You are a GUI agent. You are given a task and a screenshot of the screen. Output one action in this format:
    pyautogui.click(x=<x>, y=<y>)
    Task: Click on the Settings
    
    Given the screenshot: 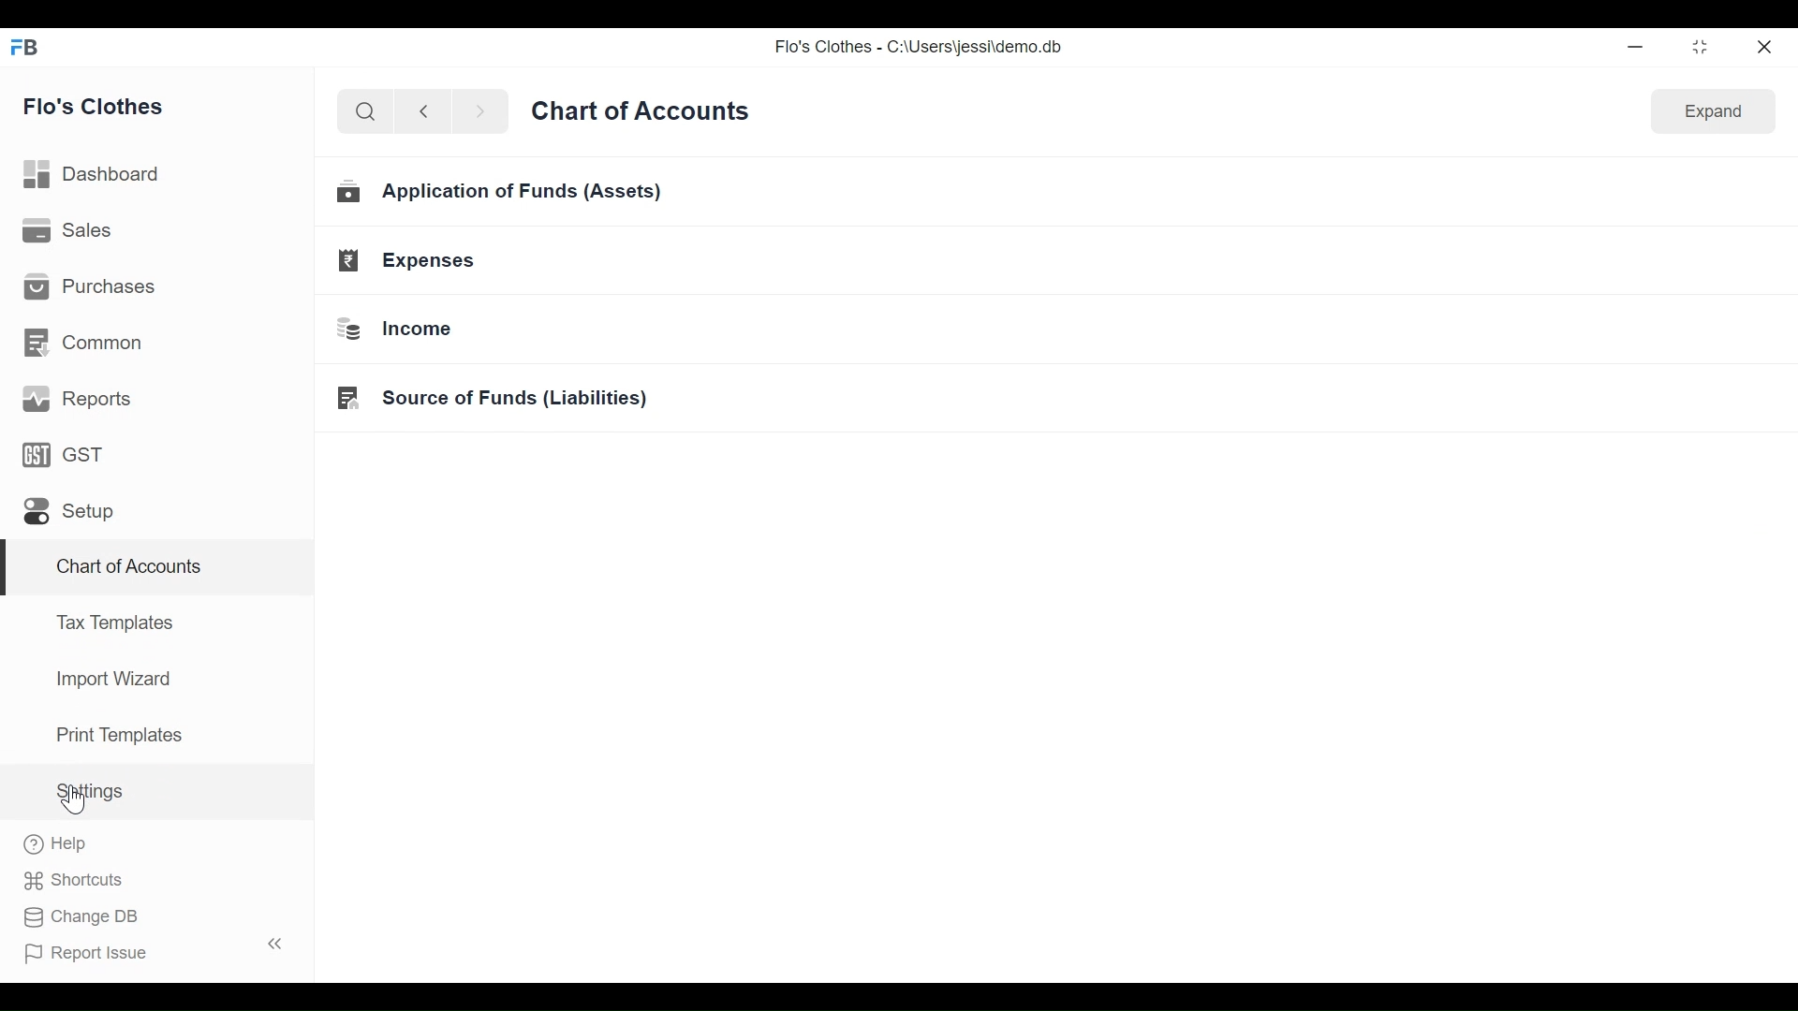 What is the action you would take?
    pyautogui.click(x=93, y=790)
    